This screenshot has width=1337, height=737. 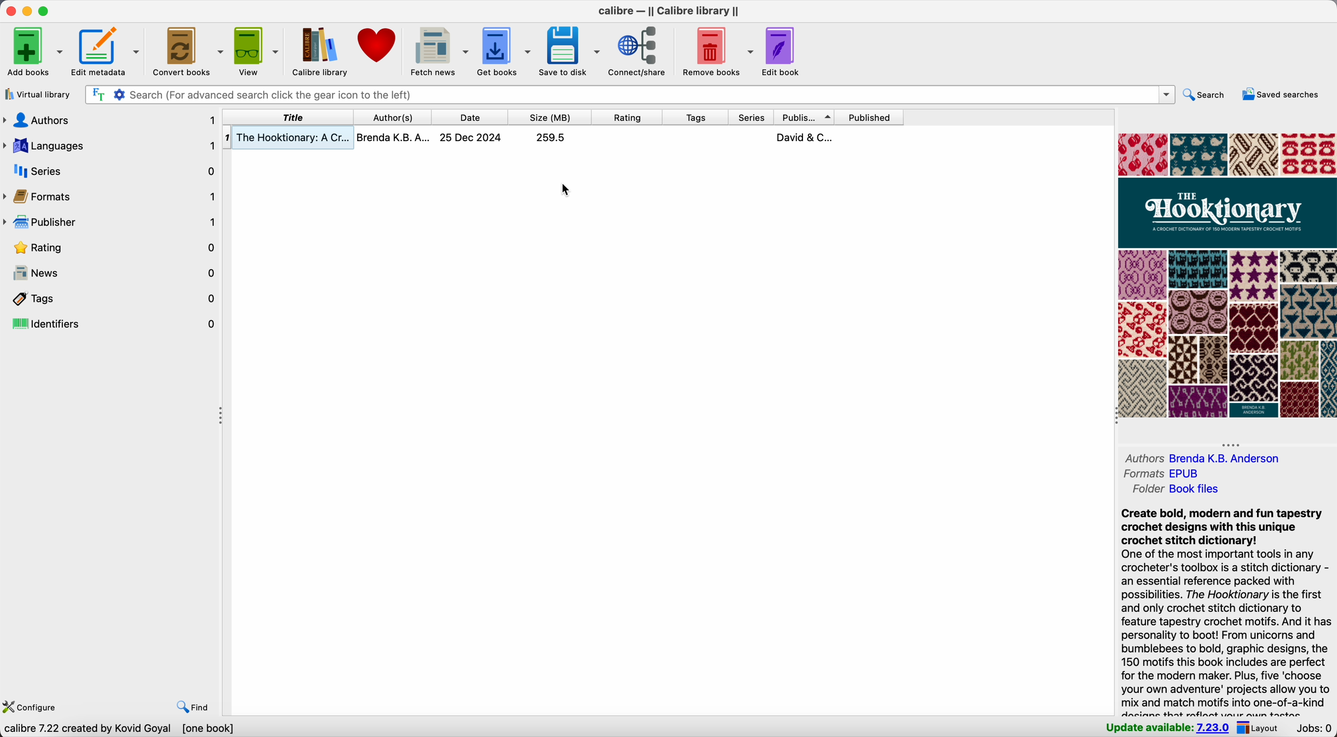 What do you see at coordinates (45, 10) in the screenshot?
I see `maximize` at bounding box center [45, 10].